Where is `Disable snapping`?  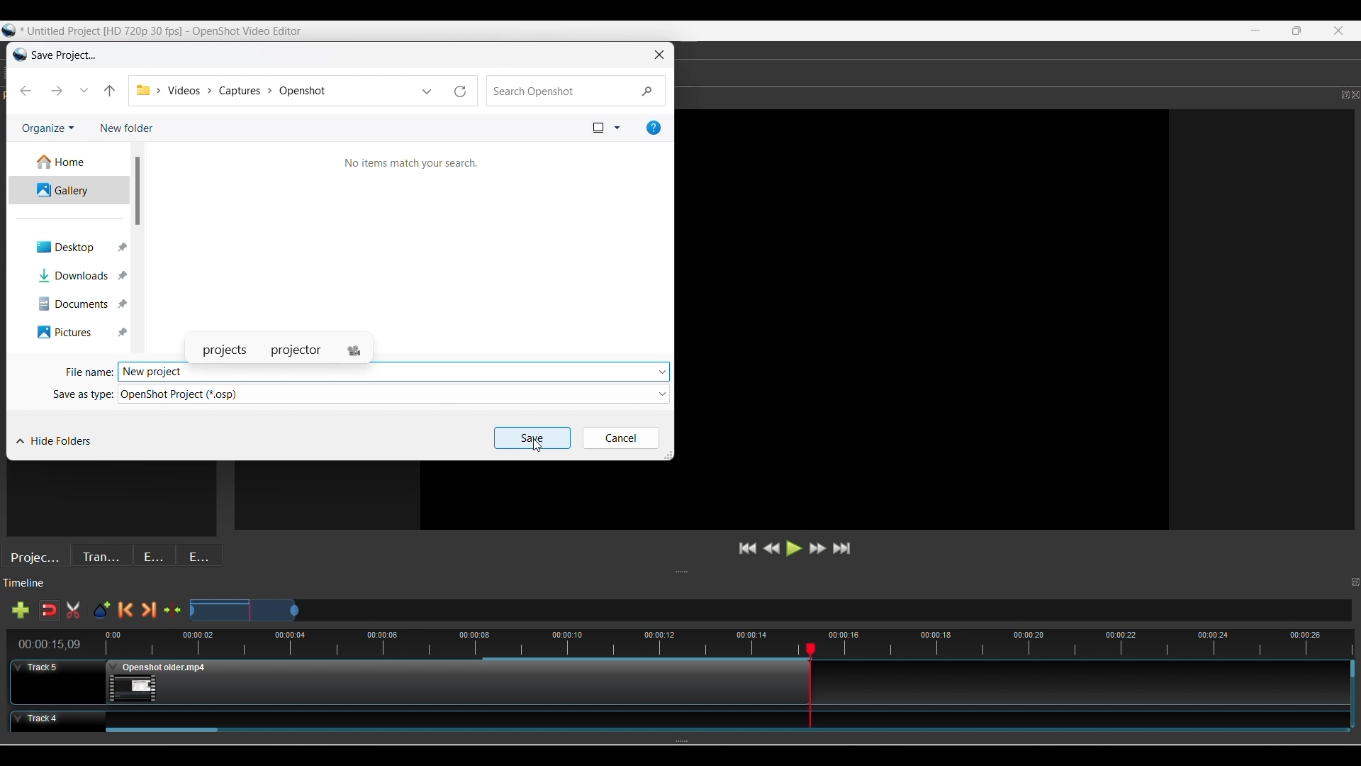
Disable snapping is located at coordinates (49, 610).